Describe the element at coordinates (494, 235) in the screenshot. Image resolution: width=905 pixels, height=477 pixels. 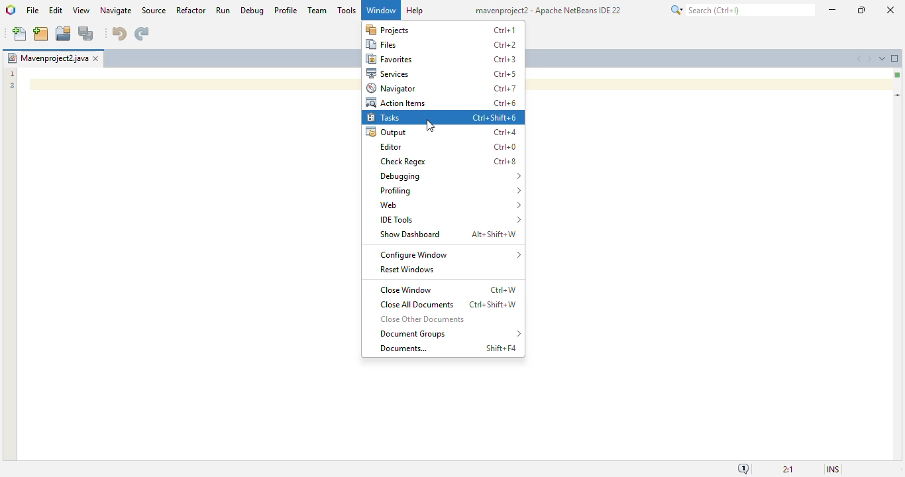
I see `shortcut for show dashboard` at that location.